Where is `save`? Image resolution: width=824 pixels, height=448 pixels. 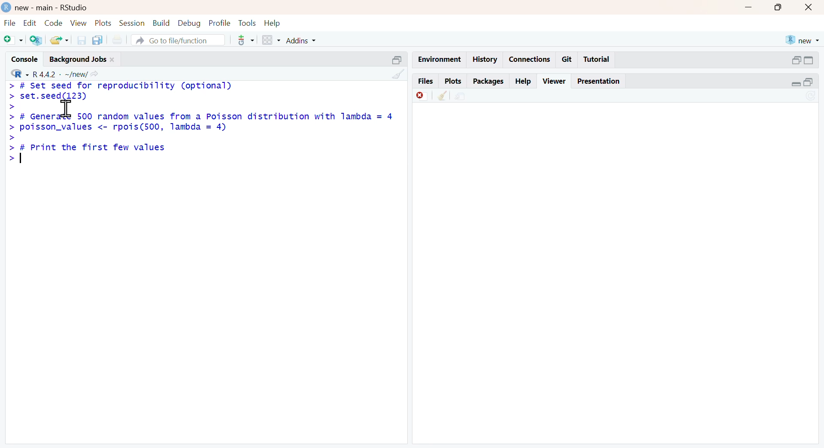
save is located at coordinates (82, 40).